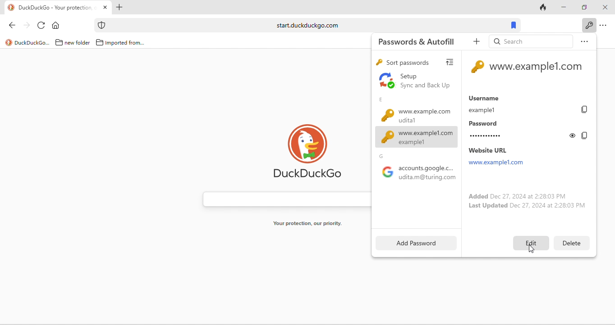  Describe the element at coordinates (589, 25) in the screenshot. I see `key icon to show passwords and auto fills when clicked` at that location.